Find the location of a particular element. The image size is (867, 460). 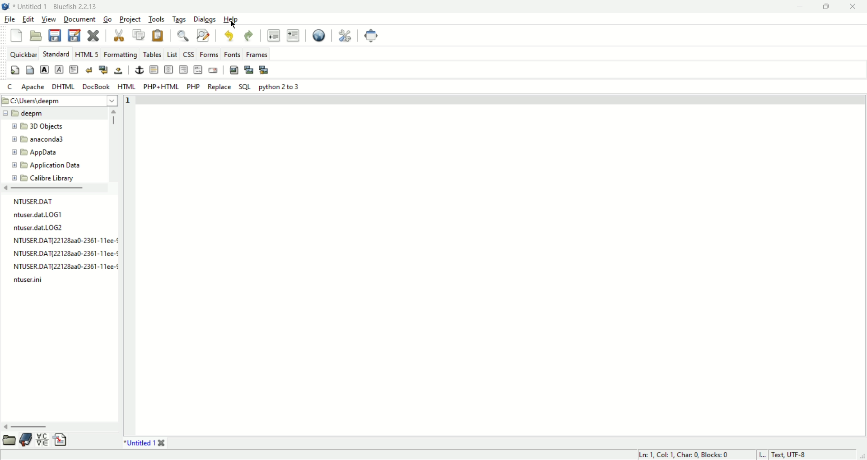

indent is located at coordinates (292, 35).